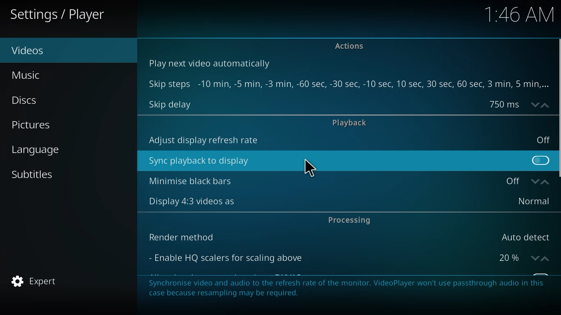  I want to click on delay, so click(516, 105).